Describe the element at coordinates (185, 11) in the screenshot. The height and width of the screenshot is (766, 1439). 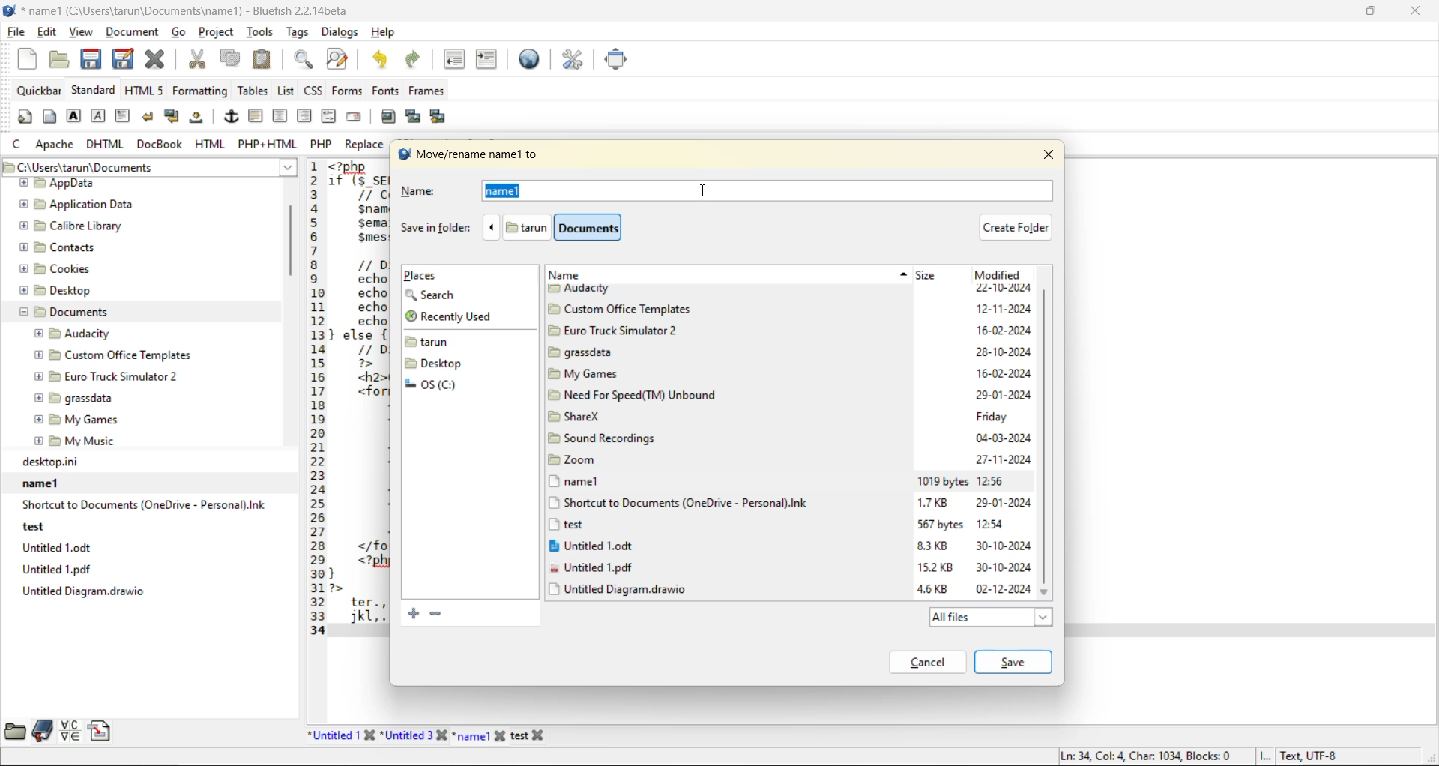
I see `file name and app name` at that location.